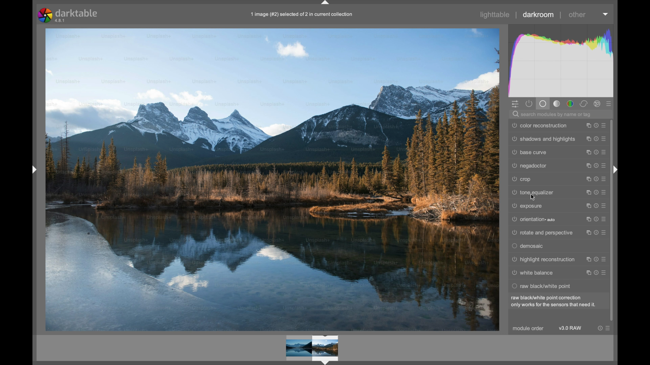  I want to click on demosaic, so click(529, 246).